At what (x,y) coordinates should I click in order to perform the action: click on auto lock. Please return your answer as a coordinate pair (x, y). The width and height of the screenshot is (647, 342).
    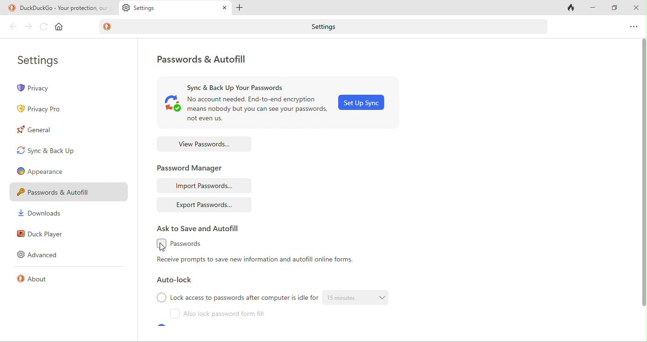
    Looking at the image, I should click on (178, 282).